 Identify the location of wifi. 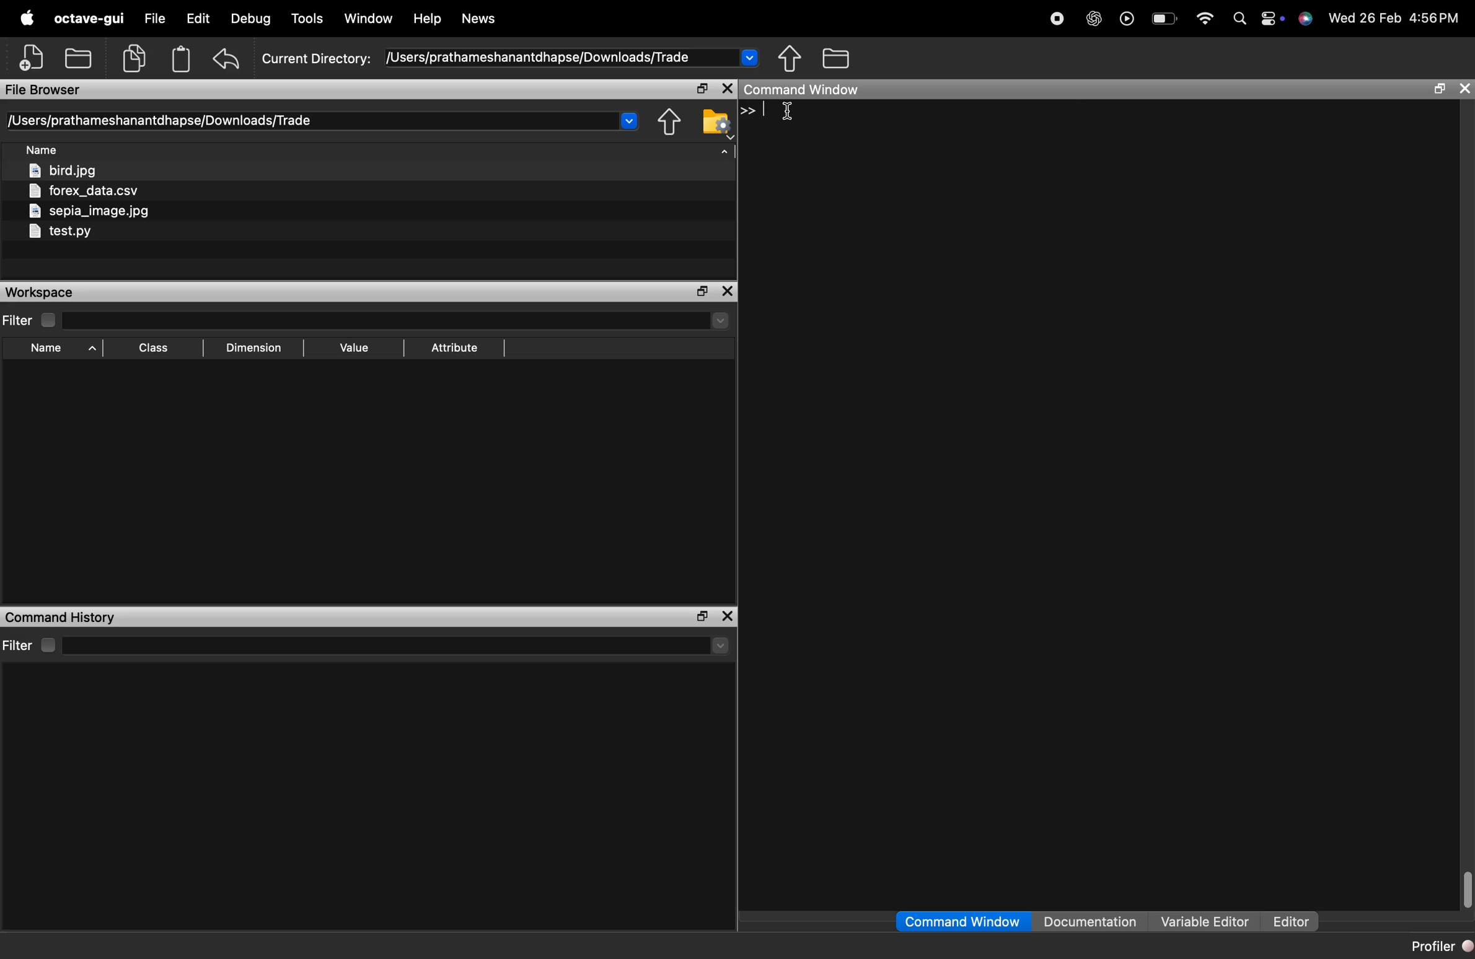
(1205, 19).